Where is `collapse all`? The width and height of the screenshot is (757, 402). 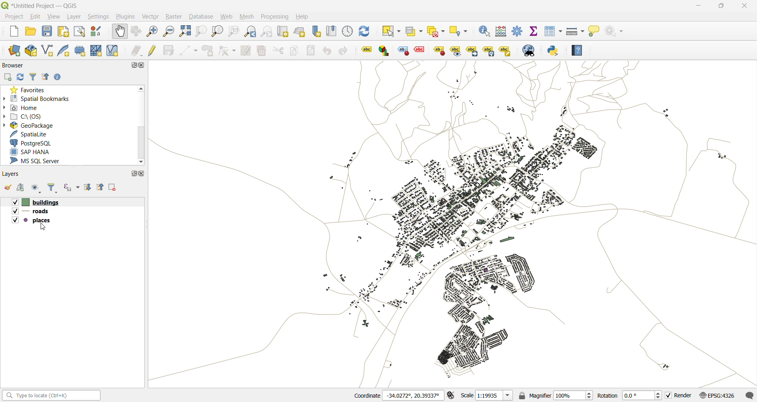 collapse all is located at coordinates (45, 77).